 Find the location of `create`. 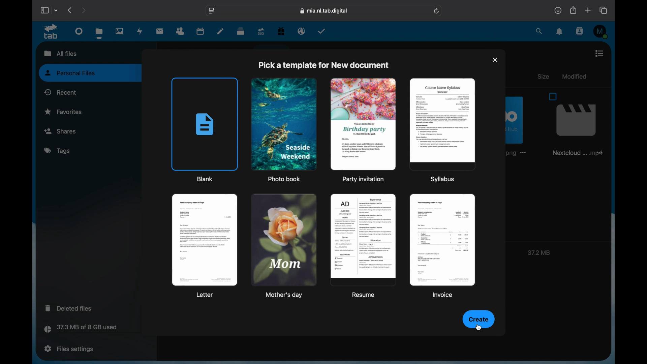

create is located at coordinates (479, 320).